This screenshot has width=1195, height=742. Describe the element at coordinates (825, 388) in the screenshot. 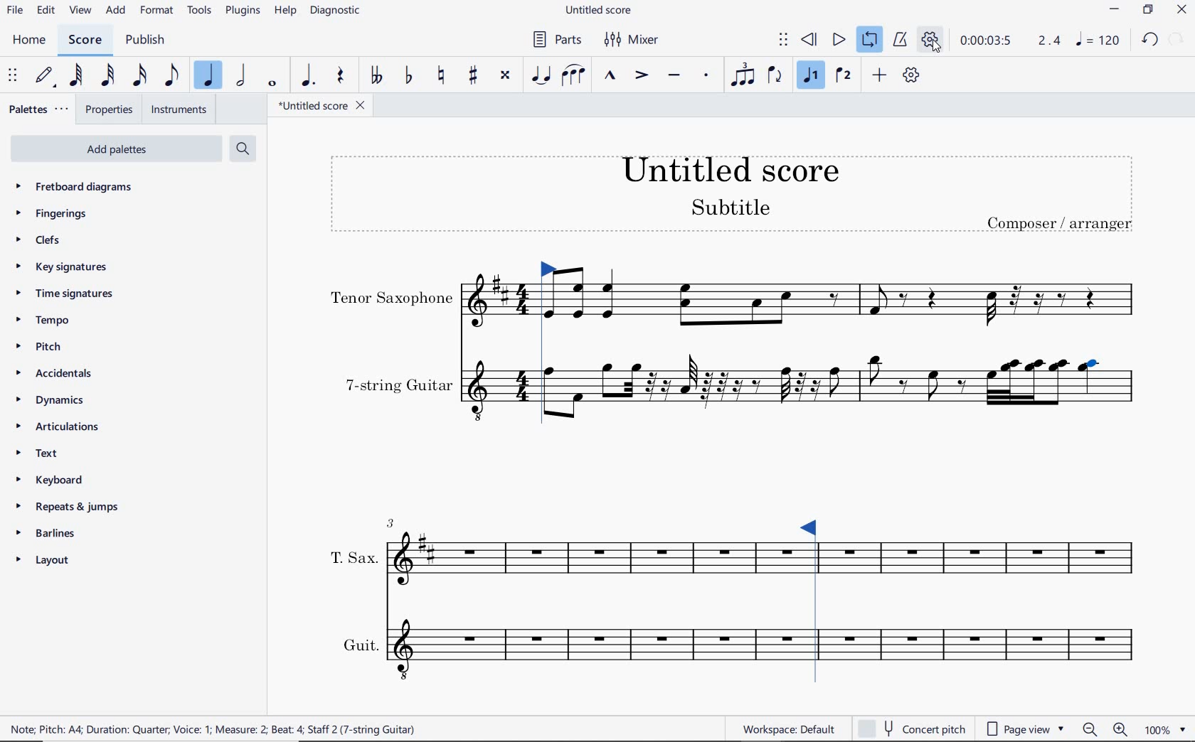

I see `INSTRUMENT: 7-STRING GUITAR` at that location.